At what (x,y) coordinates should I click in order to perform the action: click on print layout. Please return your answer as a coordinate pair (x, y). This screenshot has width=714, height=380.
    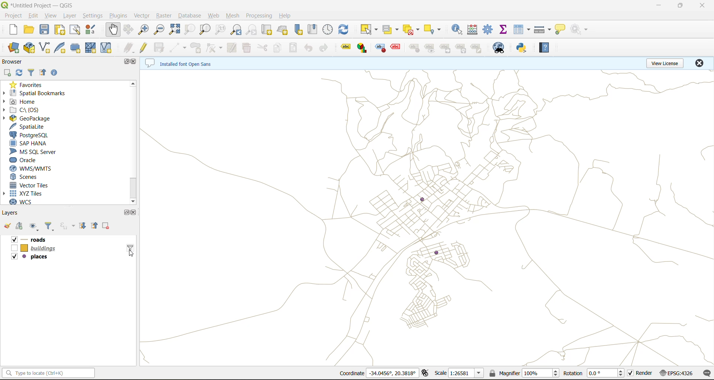
    Looking at the image, I should click on (61, 31).